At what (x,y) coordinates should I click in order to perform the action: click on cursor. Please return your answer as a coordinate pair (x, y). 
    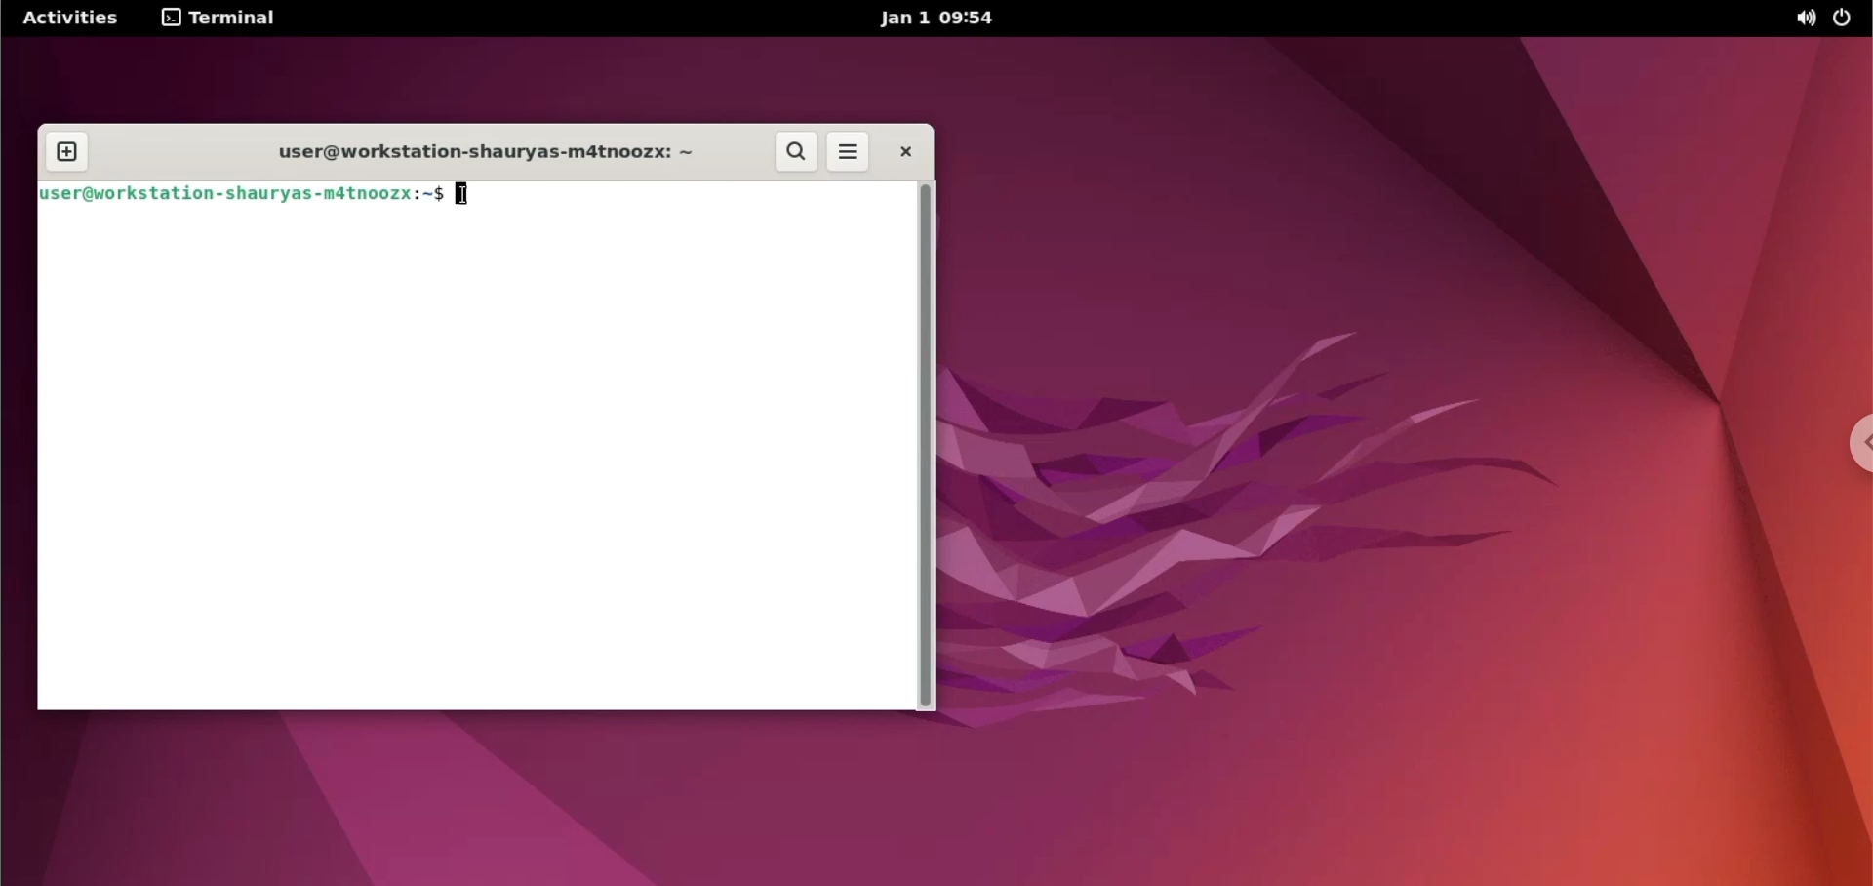
    Looking at the image, I should click on (461, 193).